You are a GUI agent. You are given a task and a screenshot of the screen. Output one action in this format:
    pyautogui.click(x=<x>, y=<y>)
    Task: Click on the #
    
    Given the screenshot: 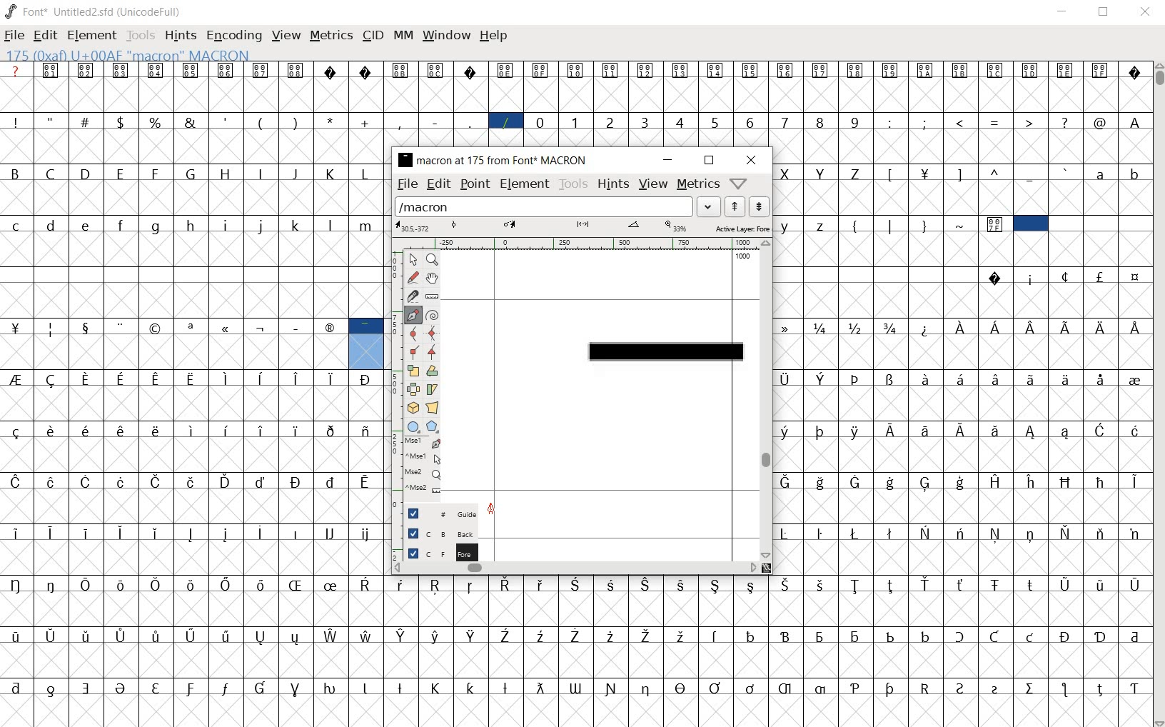 What is the action you would take?
    pyautogui.click(x=87, y=121)
    